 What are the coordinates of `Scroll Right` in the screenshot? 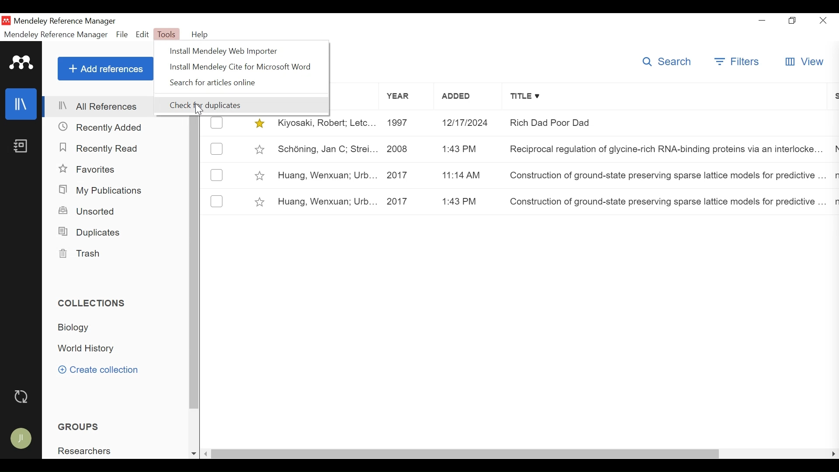 It's located at (833, 455).